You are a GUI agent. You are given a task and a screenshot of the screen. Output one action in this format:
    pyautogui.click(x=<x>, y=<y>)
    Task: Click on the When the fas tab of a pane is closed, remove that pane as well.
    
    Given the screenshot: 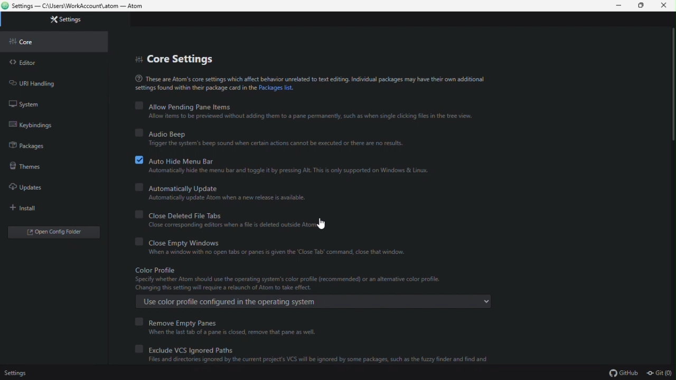 What is the action you would take?
    pyautogui.click(x=223, y=333)
    